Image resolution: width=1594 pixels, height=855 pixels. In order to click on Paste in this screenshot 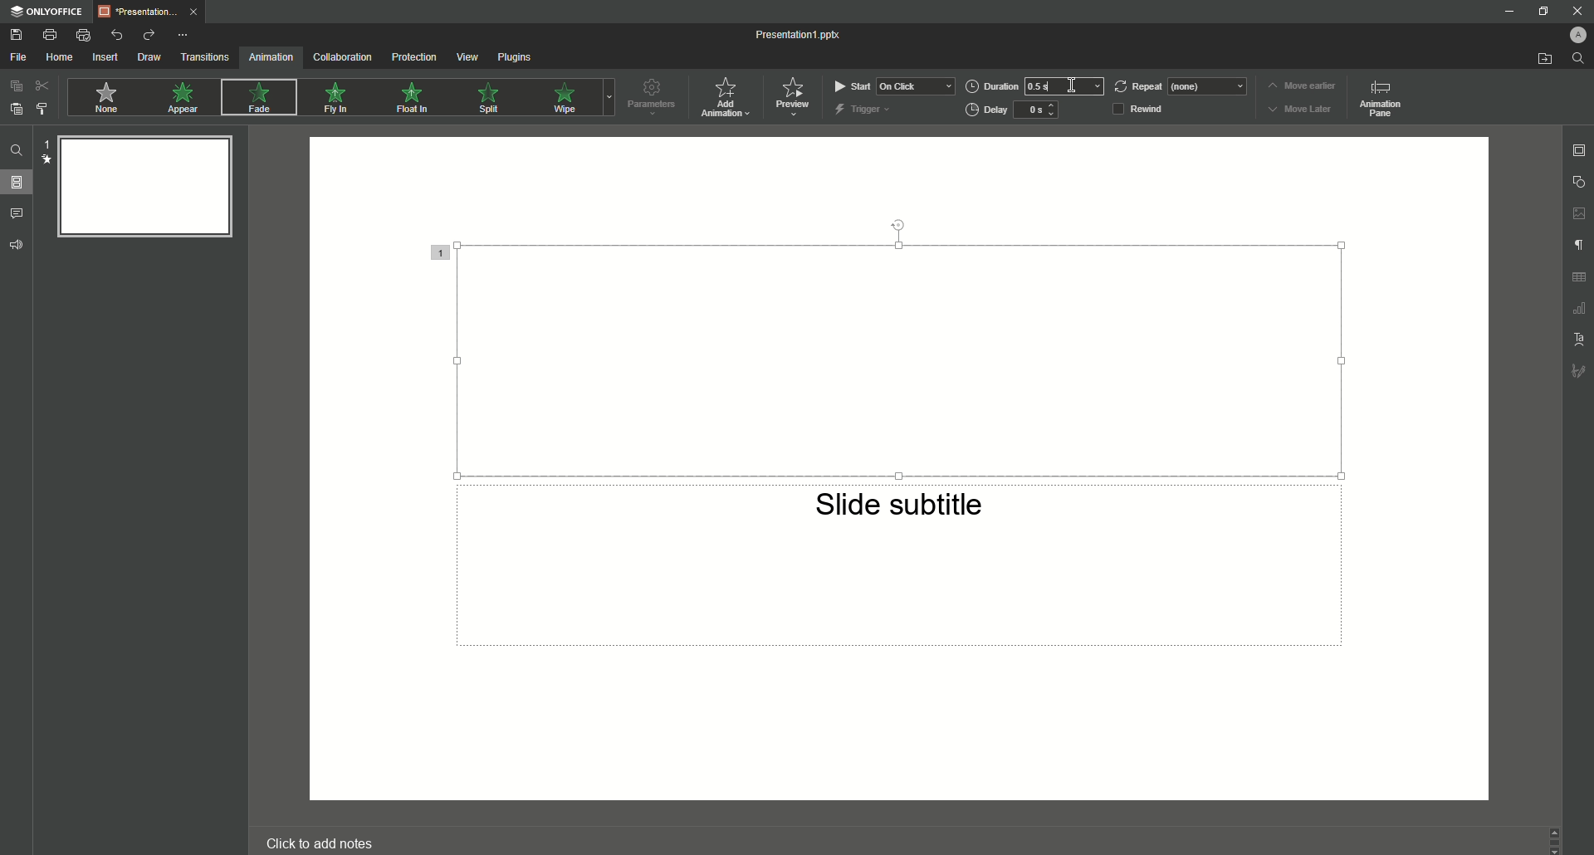, I will do `click(16, 108)`.